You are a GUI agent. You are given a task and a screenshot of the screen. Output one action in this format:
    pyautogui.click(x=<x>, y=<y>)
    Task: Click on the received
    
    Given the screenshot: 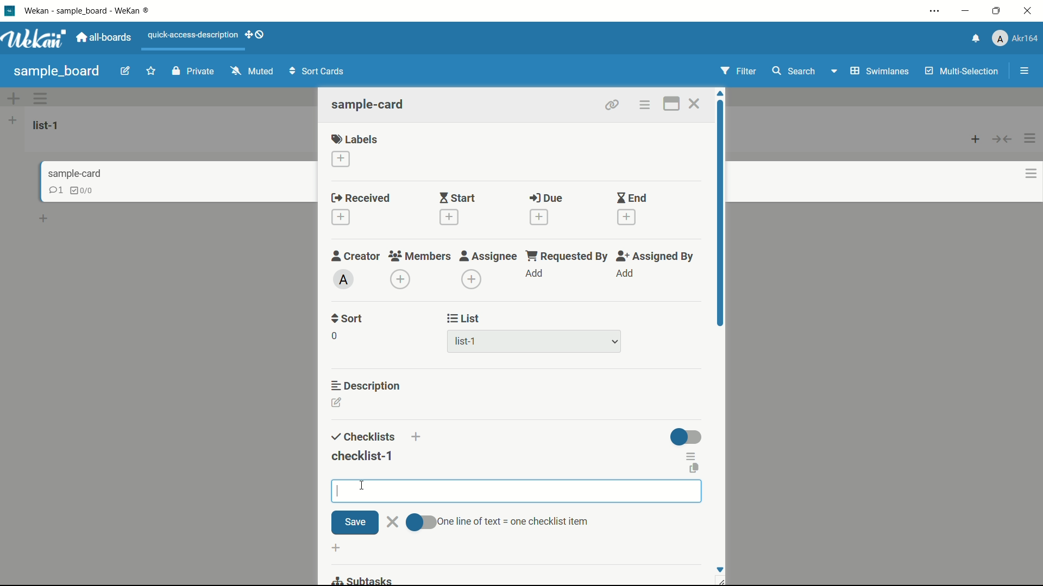 What is the action you would take?
    pyautogui.click(x=358, y=198)
    